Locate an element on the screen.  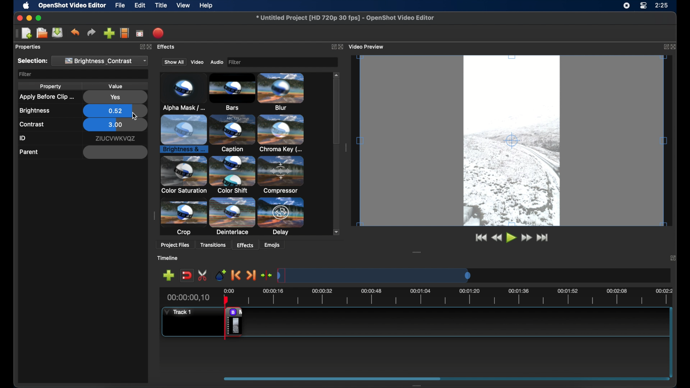
remove effect is located at coordinates (234, 322).